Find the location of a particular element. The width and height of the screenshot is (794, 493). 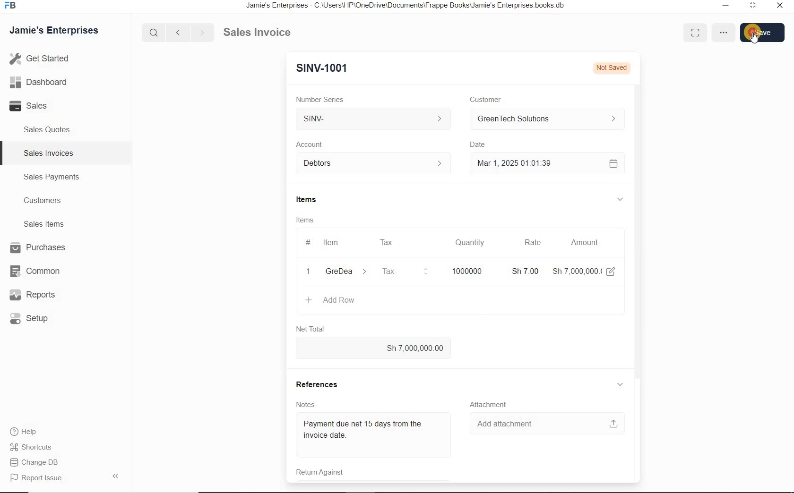

minimize is located at coordinates (752, 7).